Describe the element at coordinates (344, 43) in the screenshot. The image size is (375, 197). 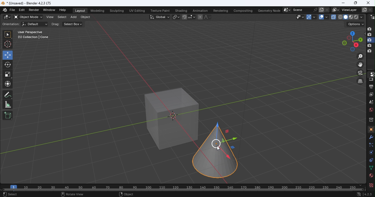
I see `Rotate the view` at that location.